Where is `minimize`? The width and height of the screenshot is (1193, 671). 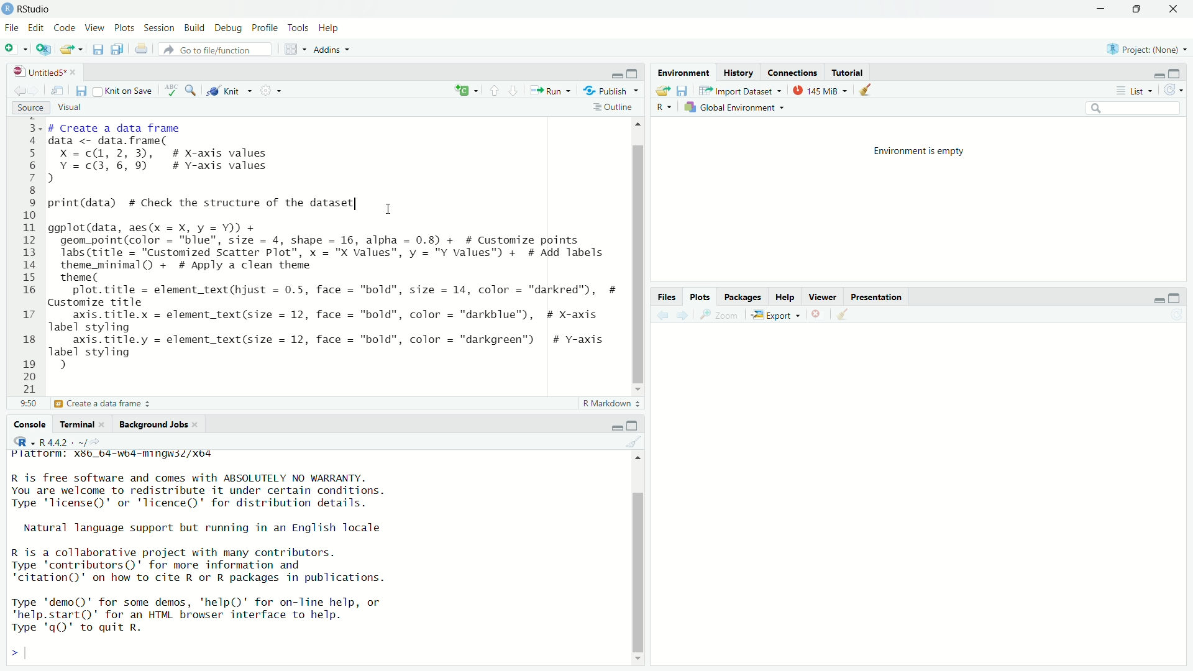
minimize is located at coordinates (1157, 300).